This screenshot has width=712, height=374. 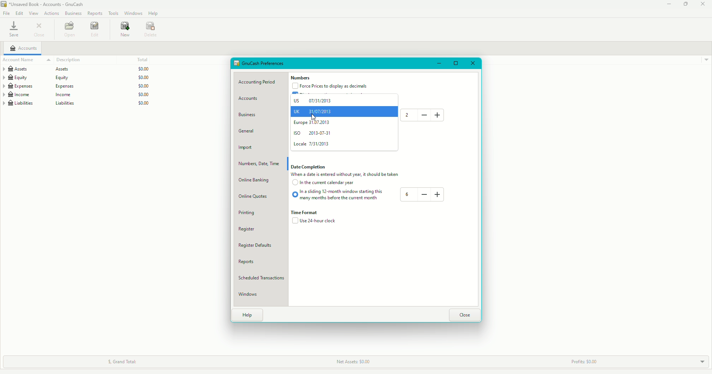 What do you see at coordinates (73, 13) in the screenshot?
I see `Business` at bounding box center [73, 13].